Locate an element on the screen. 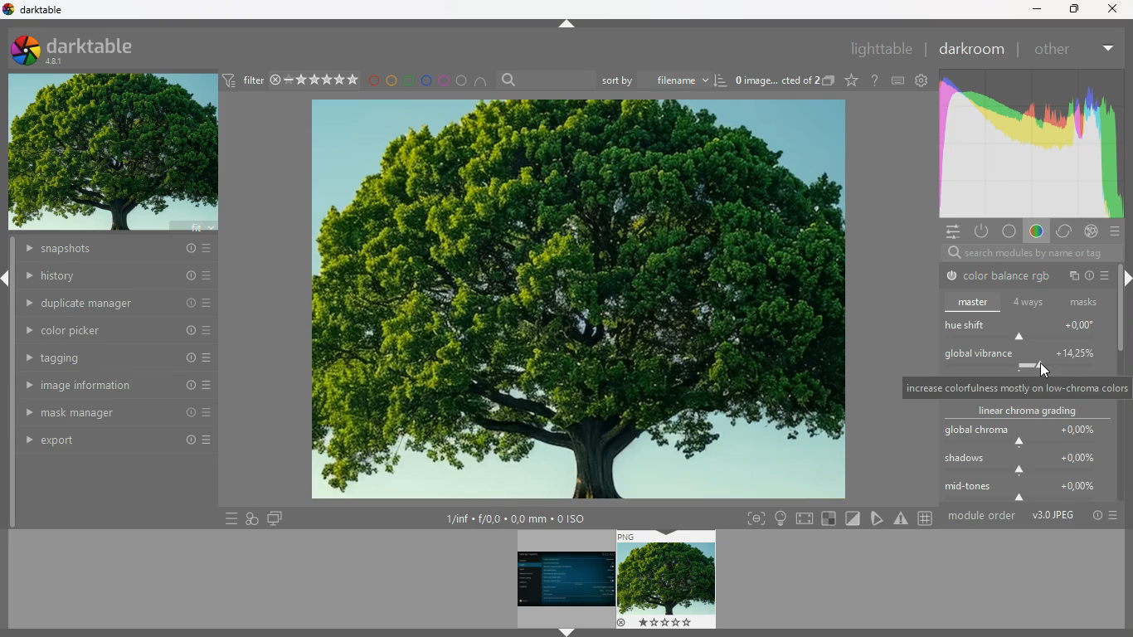 This screenshot has height=637, width=1133. history is located at coordinates (119, 276).